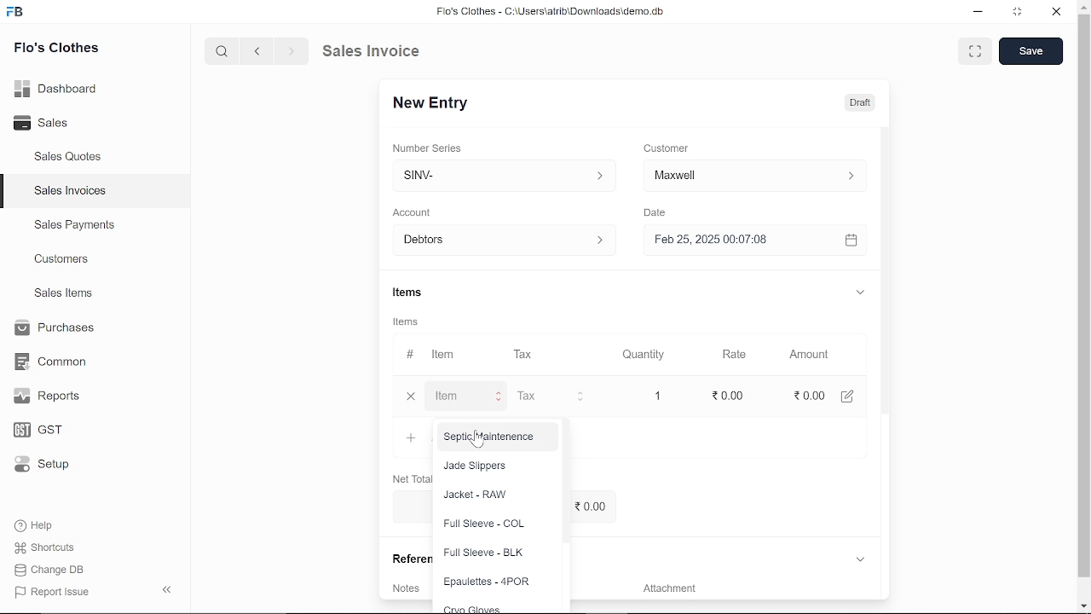 This screenshot has height=614, width=1091. Describe the element at coordinates (439, 104) in the screenshot. I see `New Entry` at that location.